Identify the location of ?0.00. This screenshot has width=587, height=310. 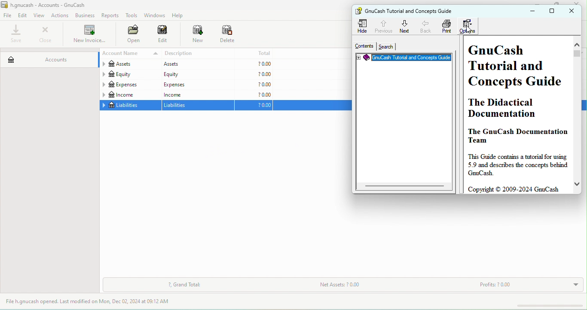
(256, 106).